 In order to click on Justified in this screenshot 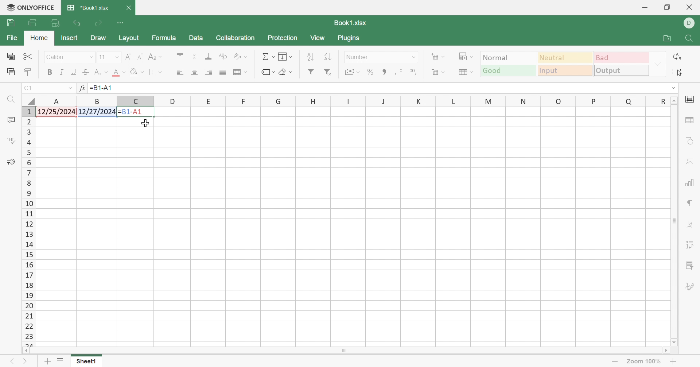, I will do `click(222, 71)`.